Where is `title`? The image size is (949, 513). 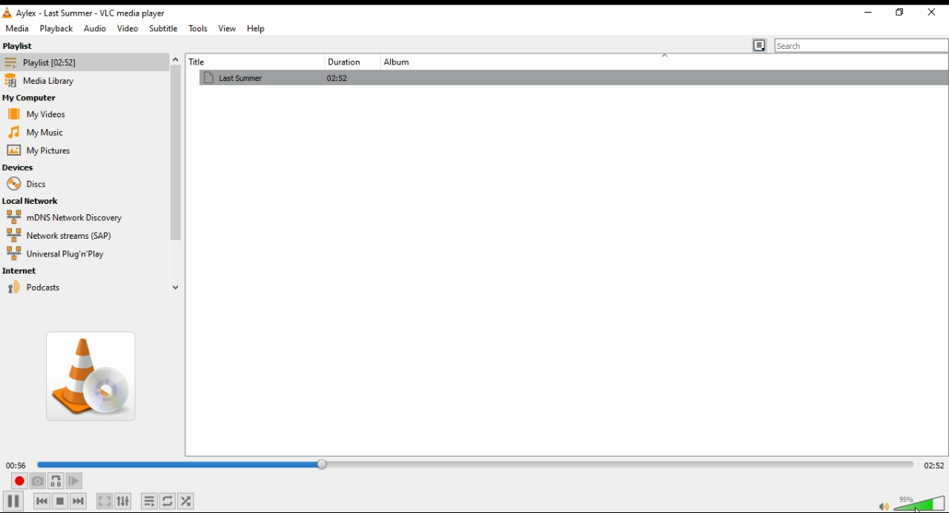 title is located at coordinates (231, 62).